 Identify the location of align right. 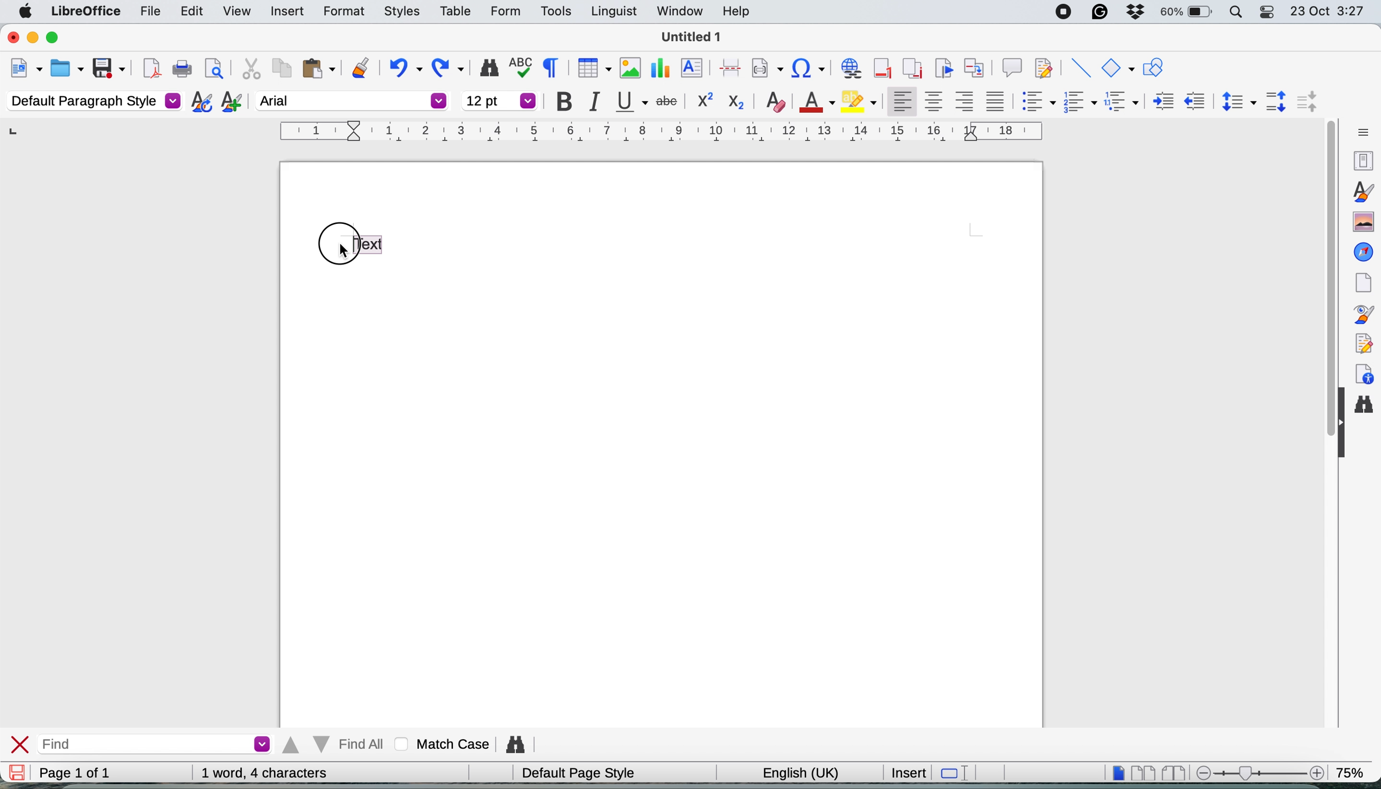
(966, 104).